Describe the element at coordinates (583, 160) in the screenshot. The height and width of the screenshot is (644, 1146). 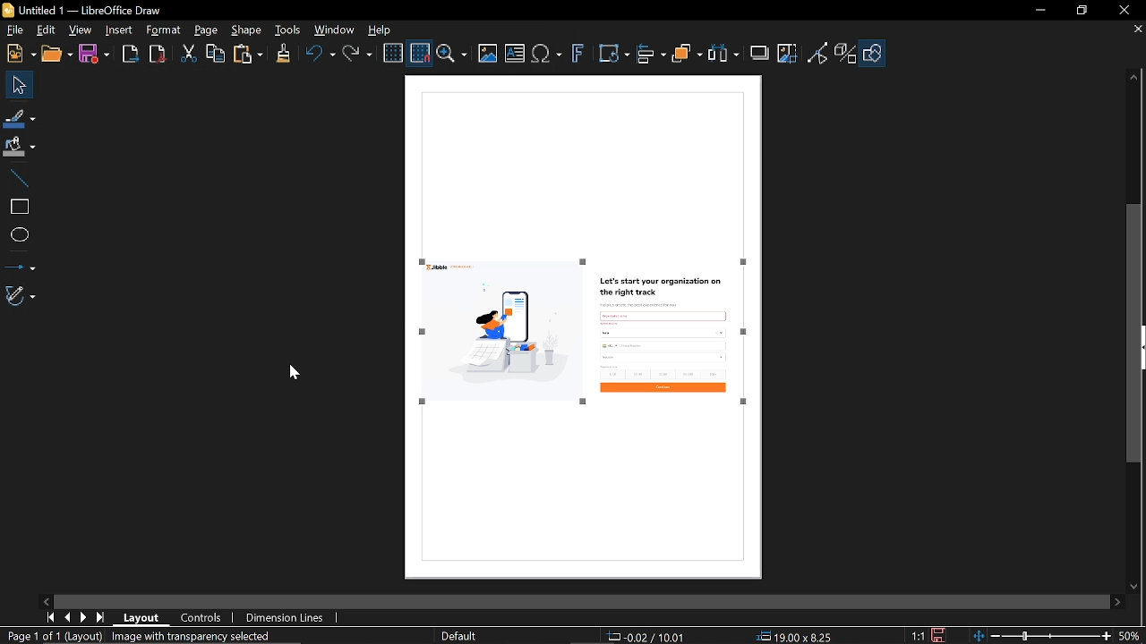
I see `frame` at that location.